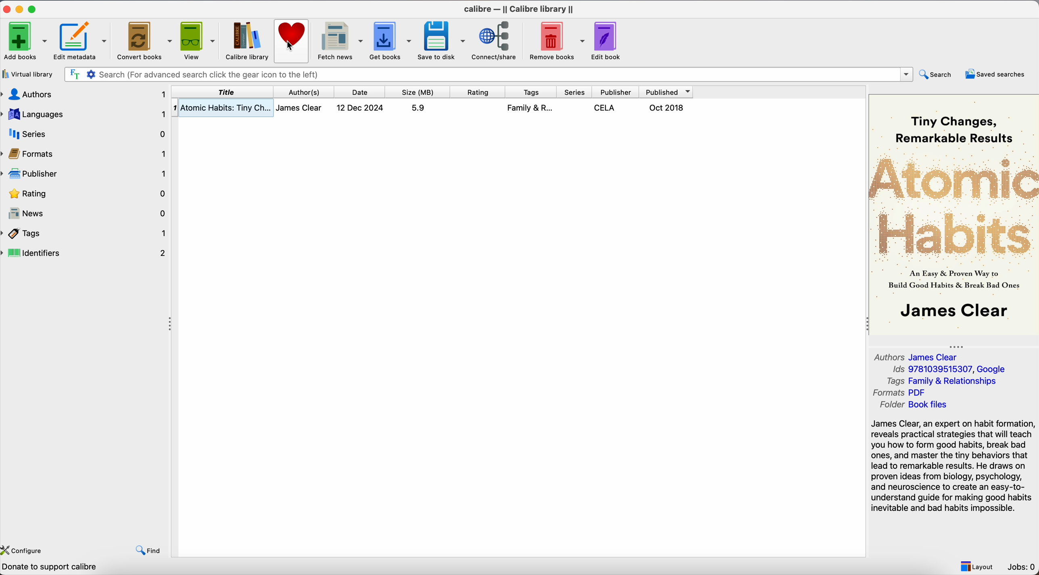 The image size is (1039, 575). Describe the element at coordinates (147, 550) in the screenshot. I see `find` at that location.